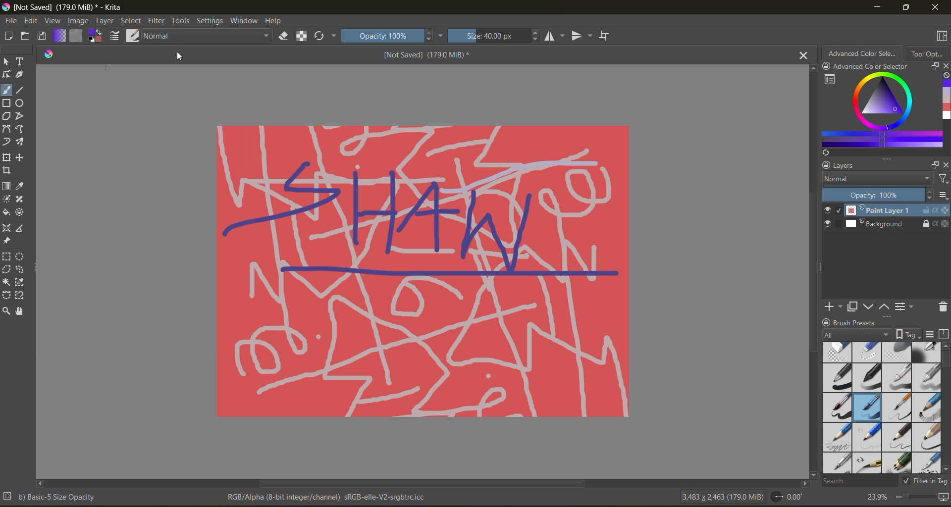 The image size is (951, 507). I want to click on scroll left, so click(41, 481).